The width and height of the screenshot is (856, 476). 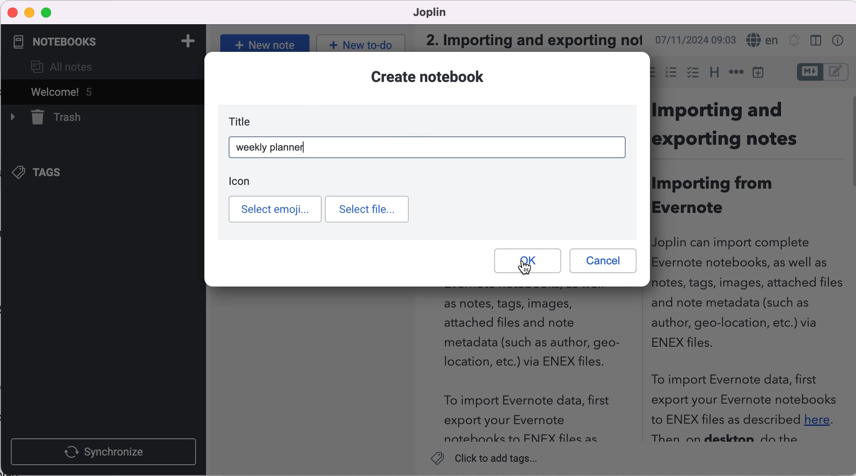 I want to click on cursor, so click(x=524, y=271).